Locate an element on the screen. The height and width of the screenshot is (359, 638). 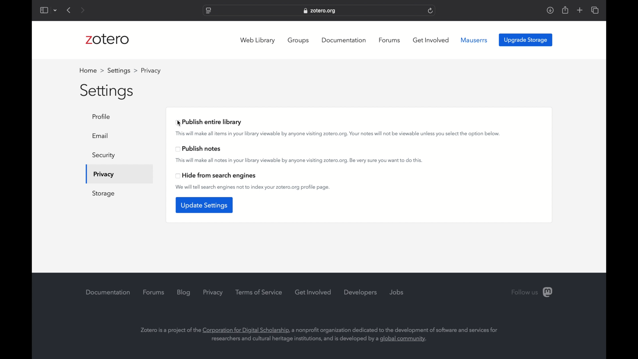
share is located at coordinates (566, 10).